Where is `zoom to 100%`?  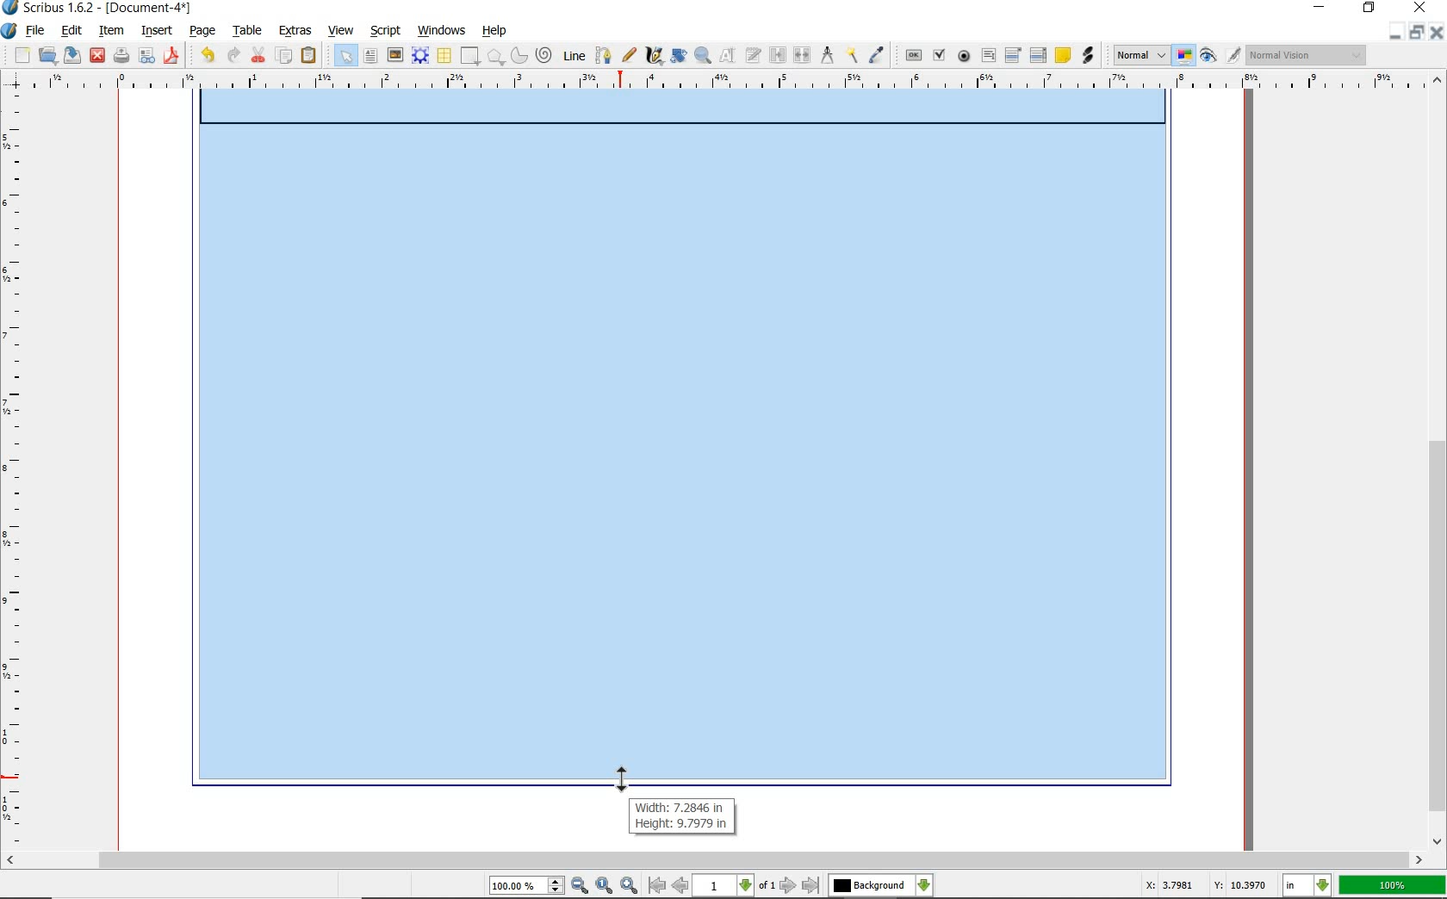 zoom to 100% is located at coordinates (606, 885).